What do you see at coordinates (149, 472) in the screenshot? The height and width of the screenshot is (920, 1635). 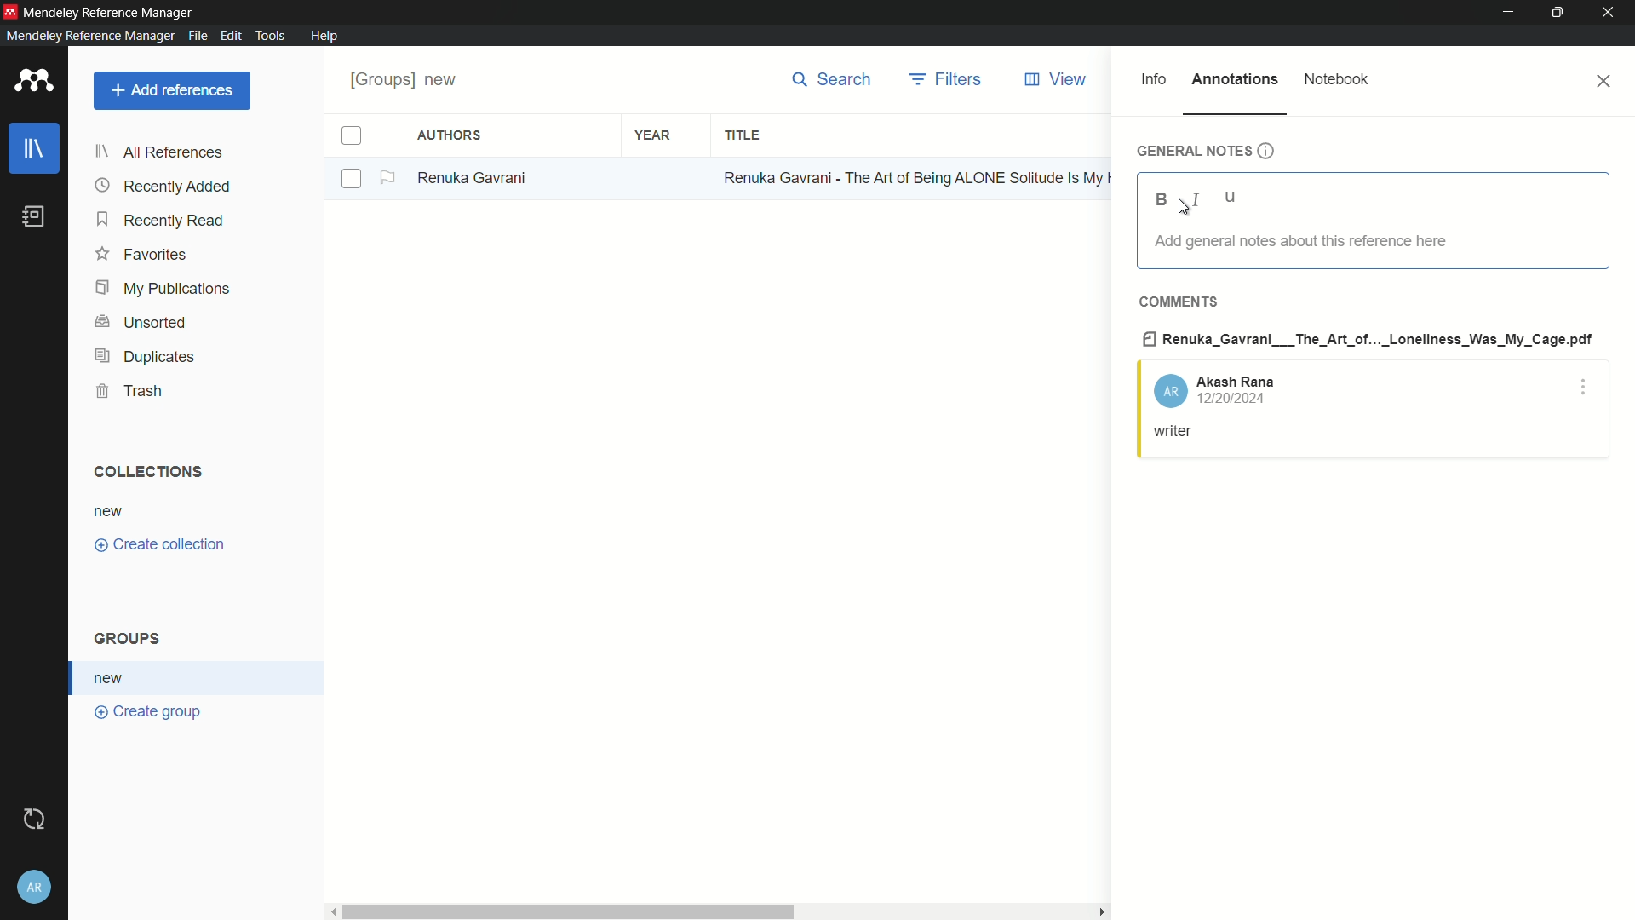 I see `collections` at bounding box center [149, 472].